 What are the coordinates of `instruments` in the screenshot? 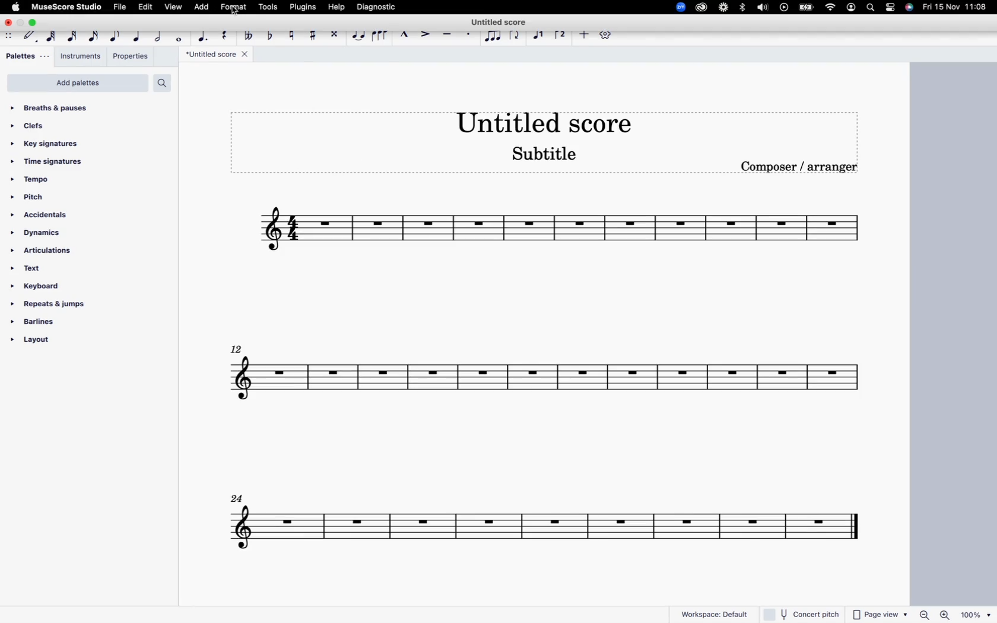 It's located at (82, 56).